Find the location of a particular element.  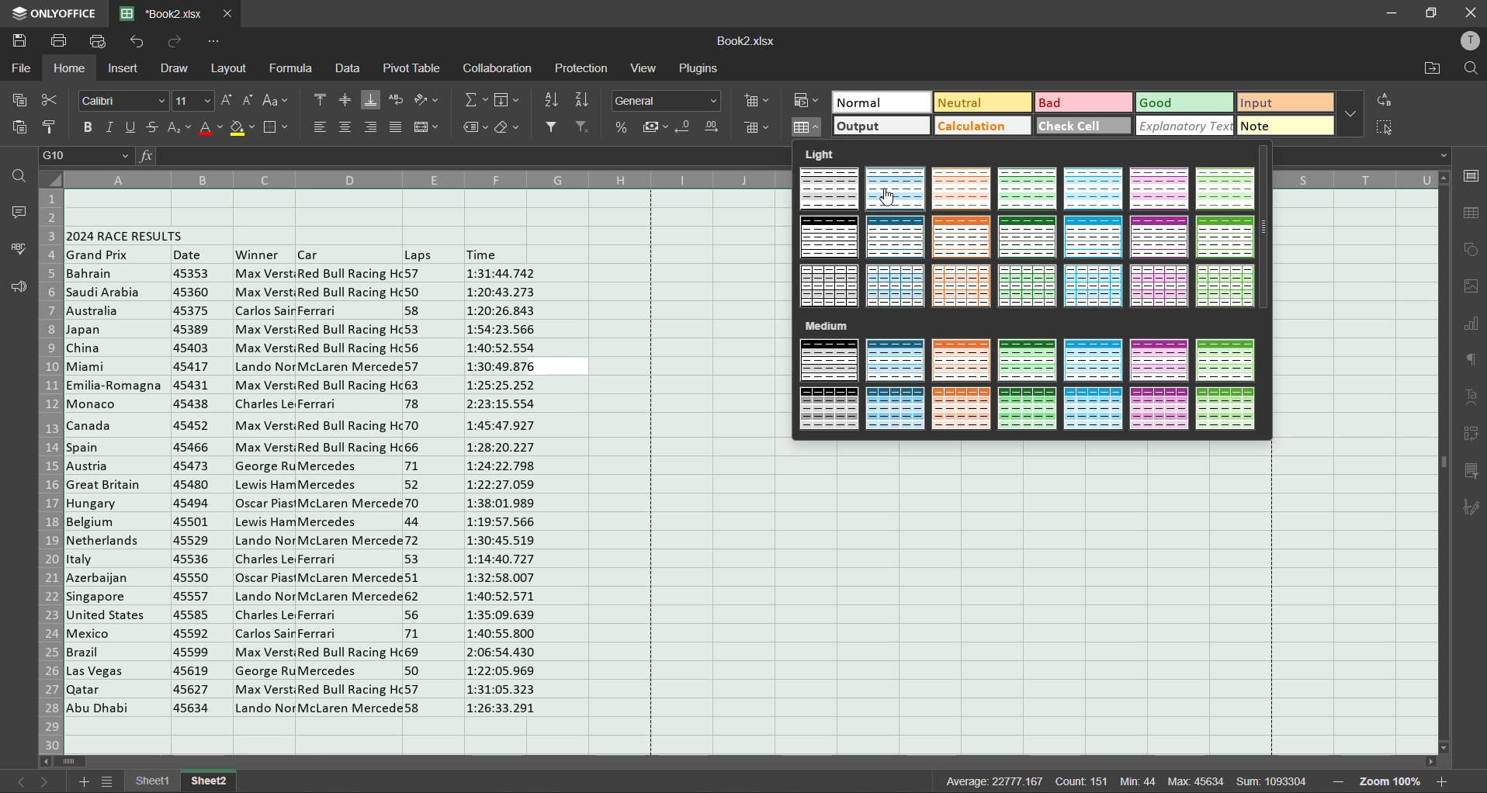

fields is located at coordinates (507, 101).